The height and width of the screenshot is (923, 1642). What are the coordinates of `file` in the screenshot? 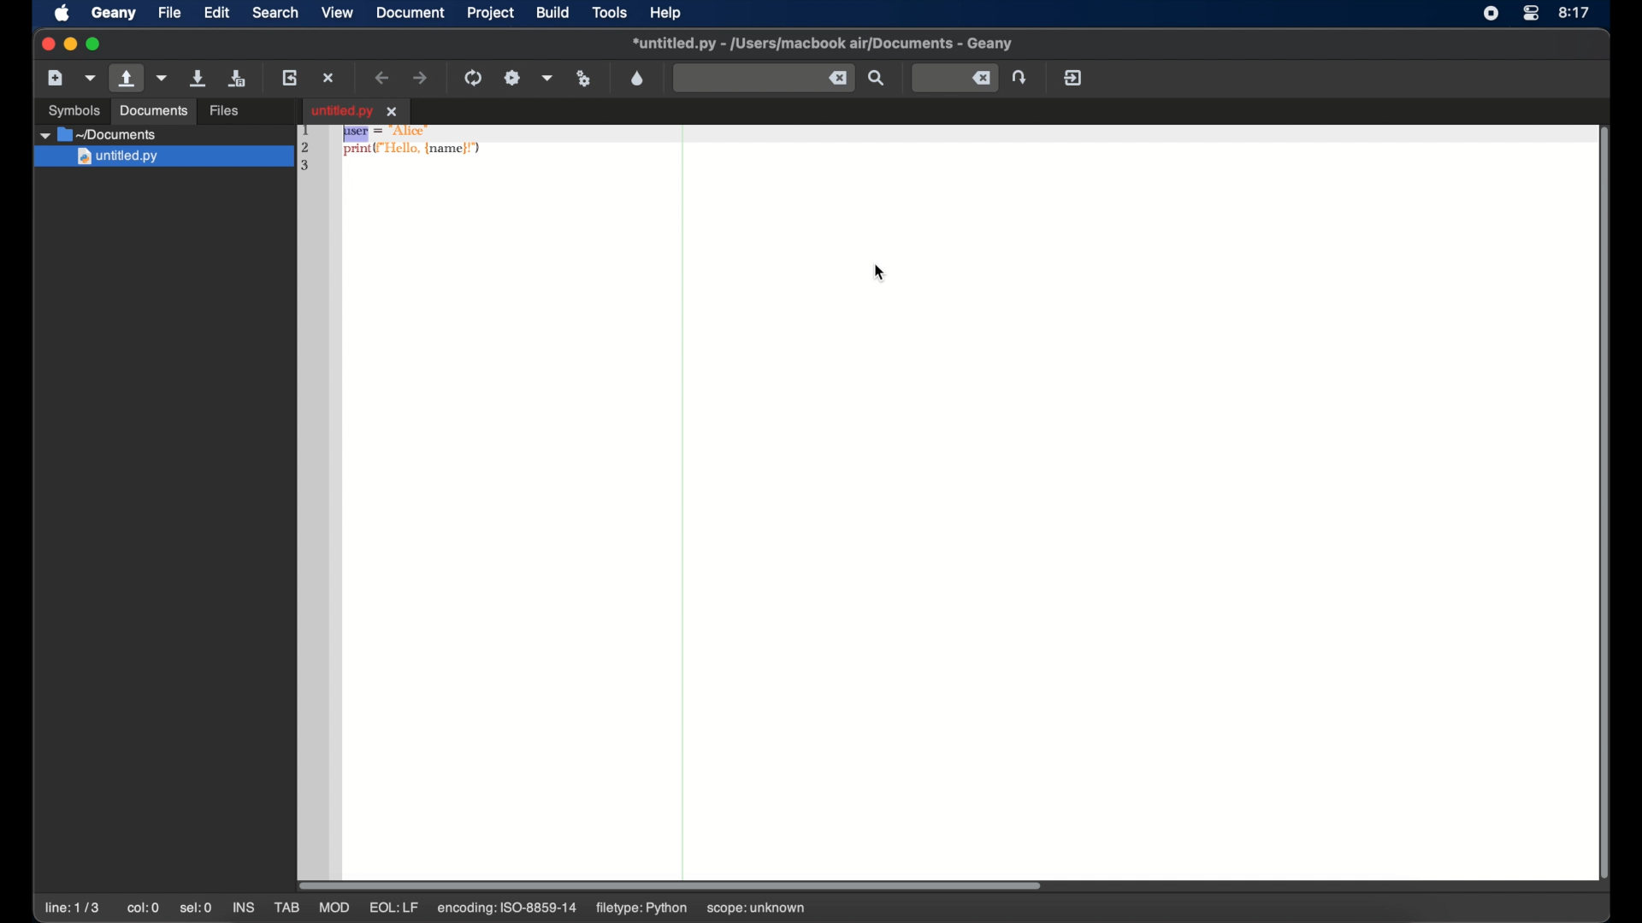 It's located at (169, 12).